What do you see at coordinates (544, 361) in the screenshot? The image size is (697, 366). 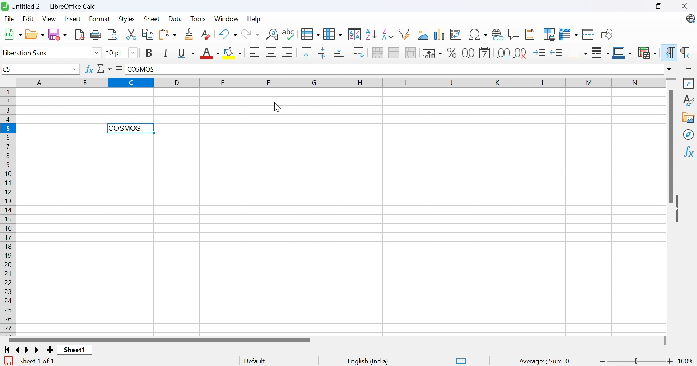 I see `Average: ; Sum:0` at bounding box center [544, 361].